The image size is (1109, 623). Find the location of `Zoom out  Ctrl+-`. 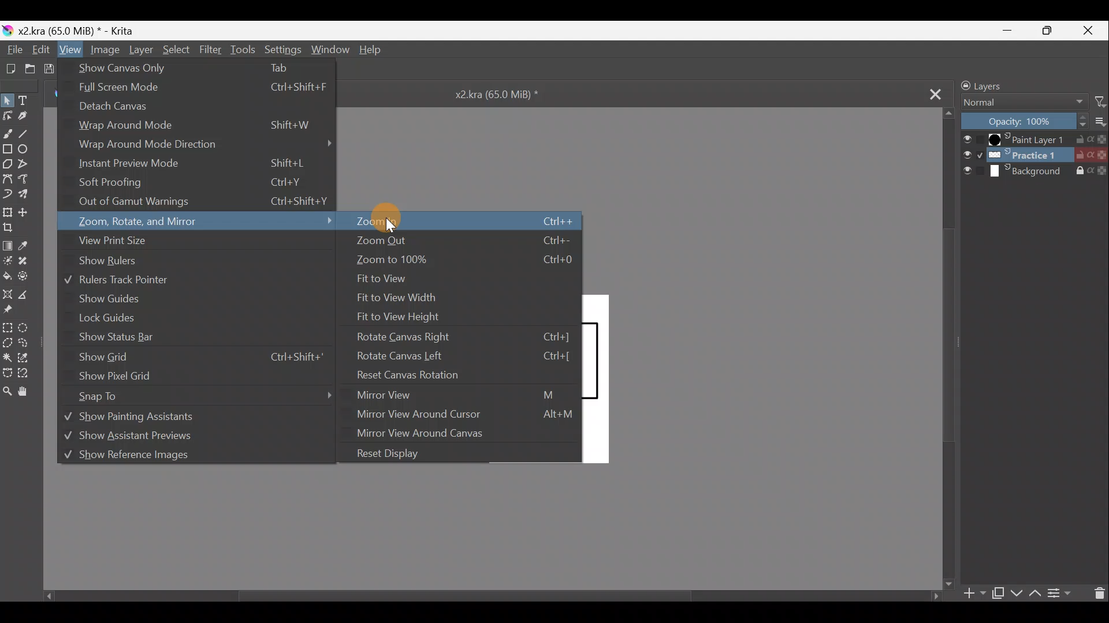

Zoom out  Ctrl+- is located at coordinates (462, 240).